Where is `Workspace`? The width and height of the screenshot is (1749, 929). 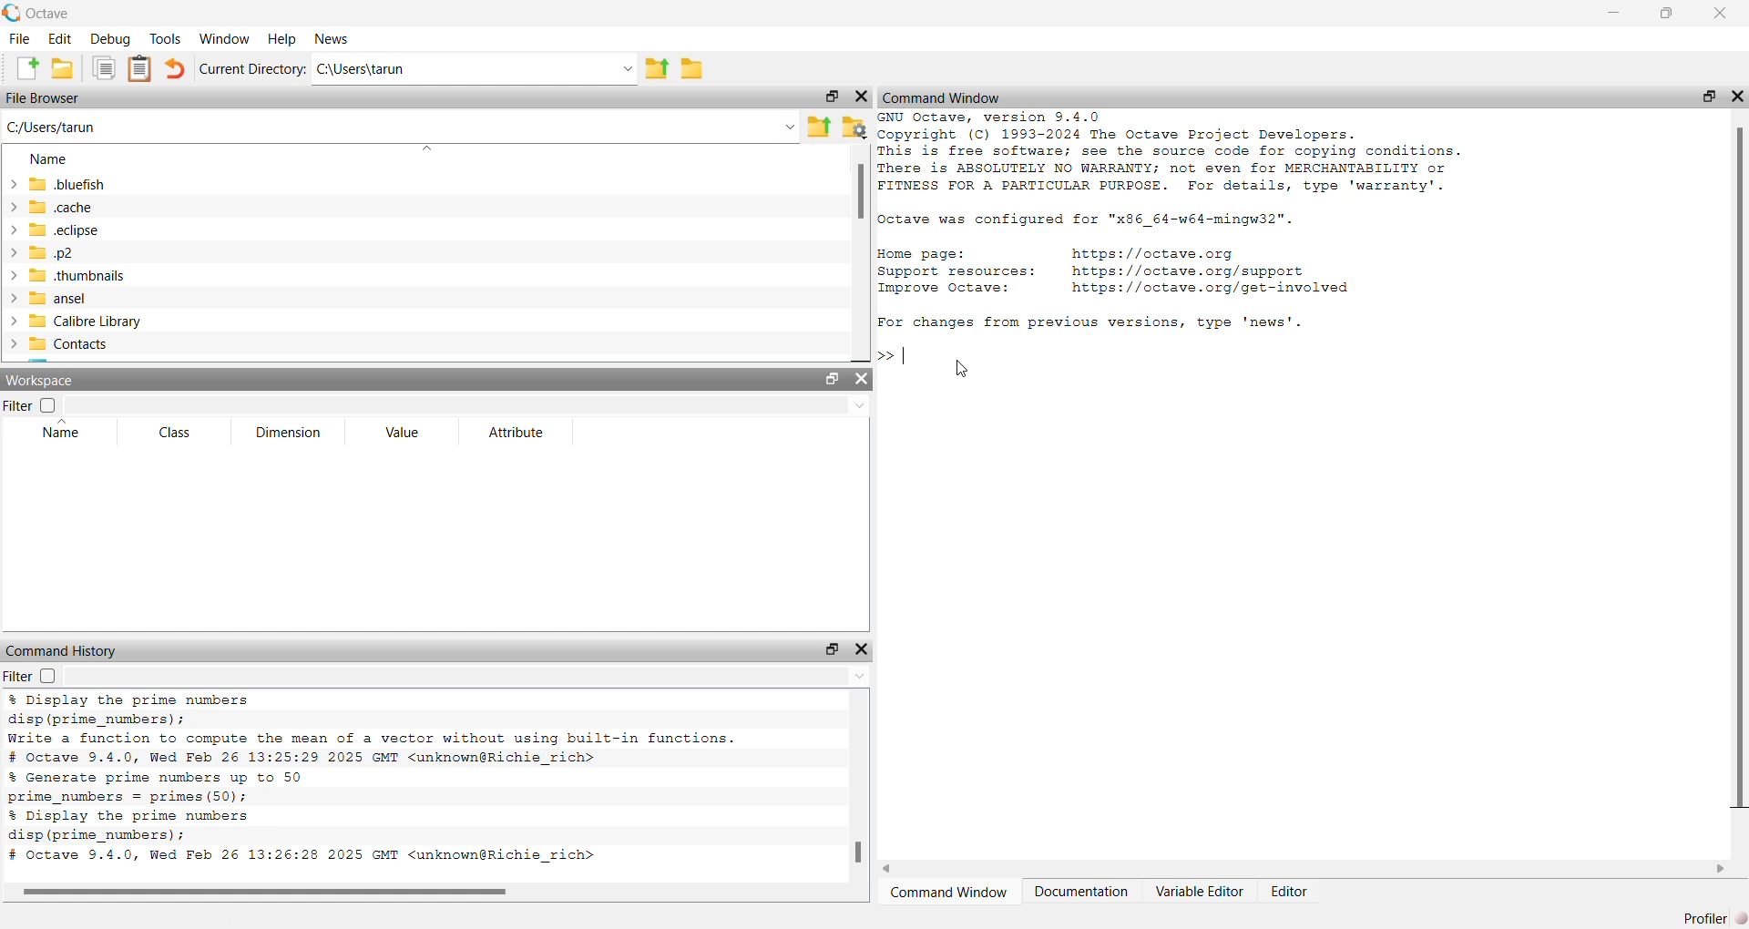 Workspace is located at coordinates (41, 380).